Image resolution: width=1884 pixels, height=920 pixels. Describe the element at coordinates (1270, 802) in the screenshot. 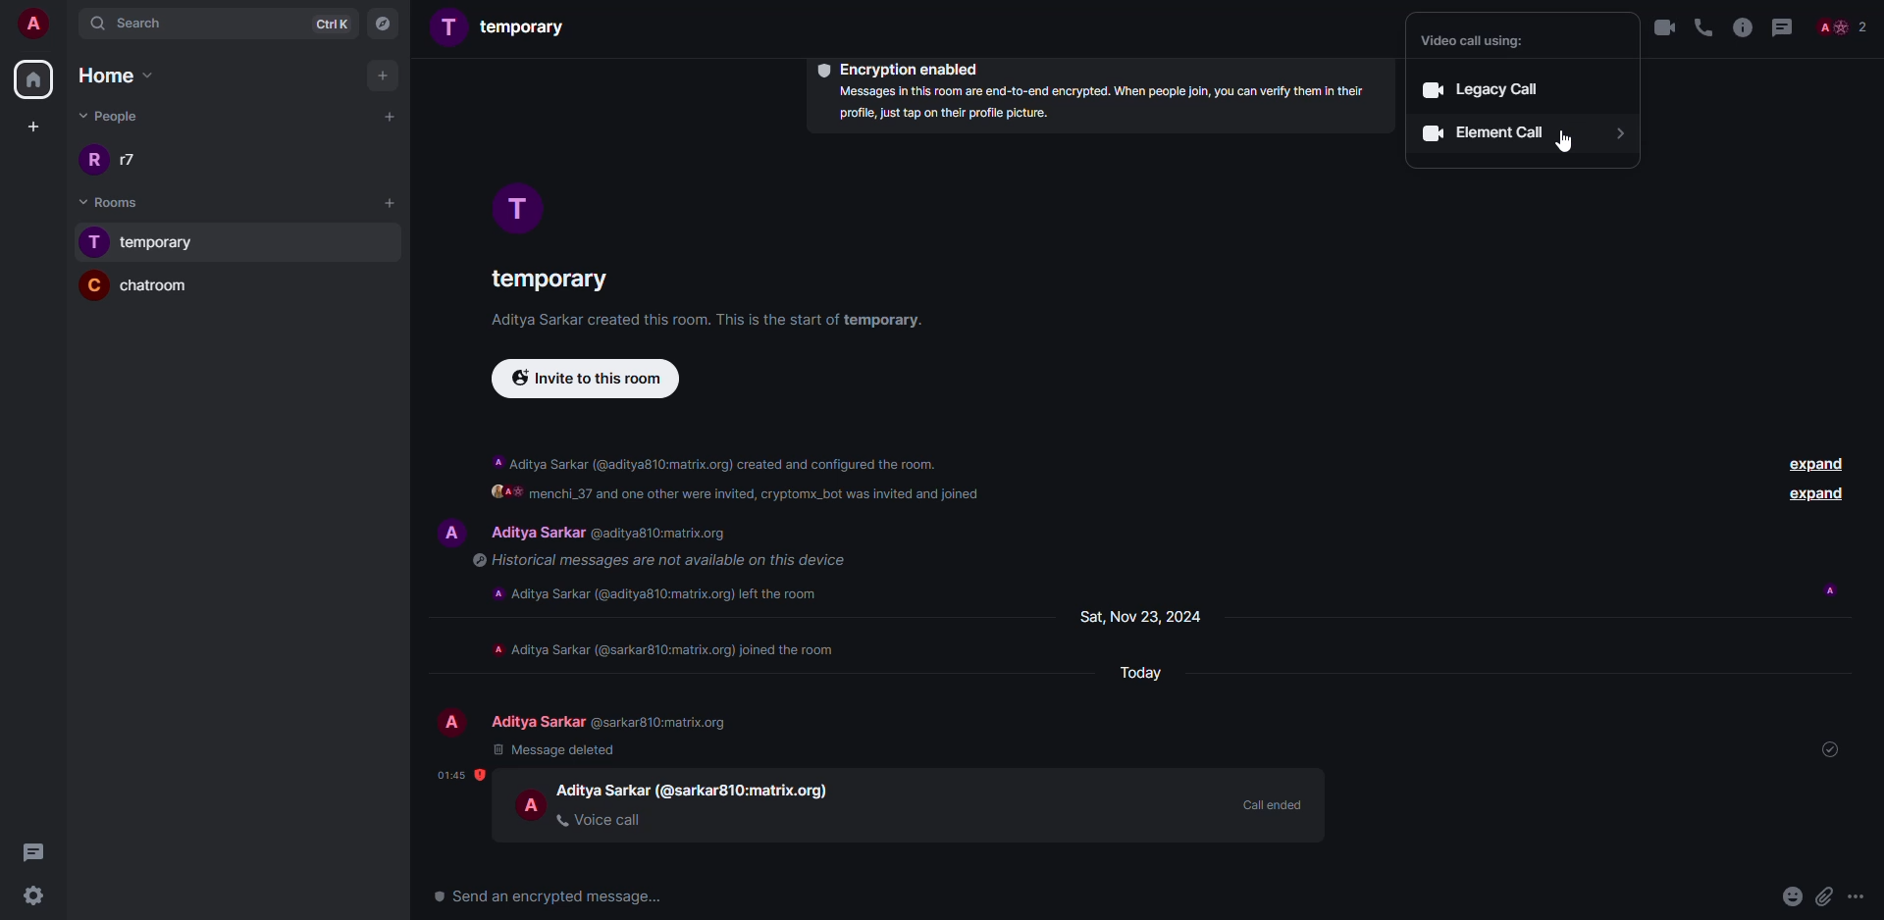

I see `call ended` at that location.